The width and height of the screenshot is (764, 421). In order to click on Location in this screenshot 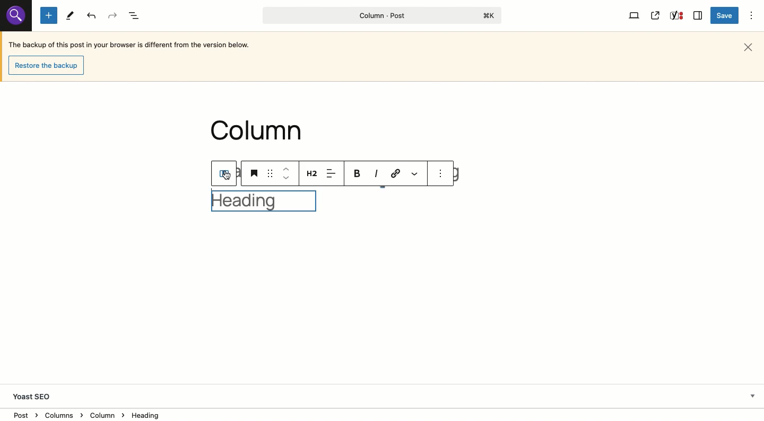, I will do `click(383, 415)`.